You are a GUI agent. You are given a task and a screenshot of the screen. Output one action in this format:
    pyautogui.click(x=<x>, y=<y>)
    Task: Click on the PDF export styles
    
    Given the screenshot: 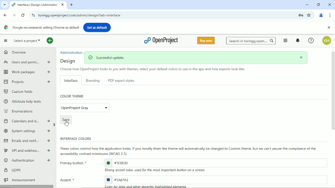 What is the action you would take?
    pyautogui.click(x=120, y=81)
    